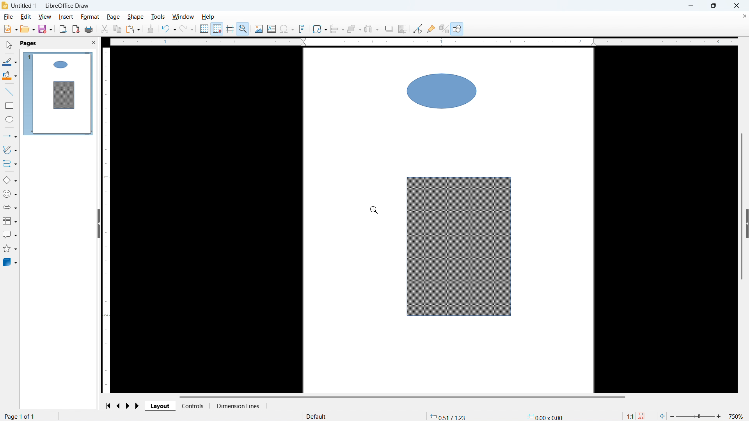 The image size is (749, 421). I want to click on Close panel , so click(94, 42).